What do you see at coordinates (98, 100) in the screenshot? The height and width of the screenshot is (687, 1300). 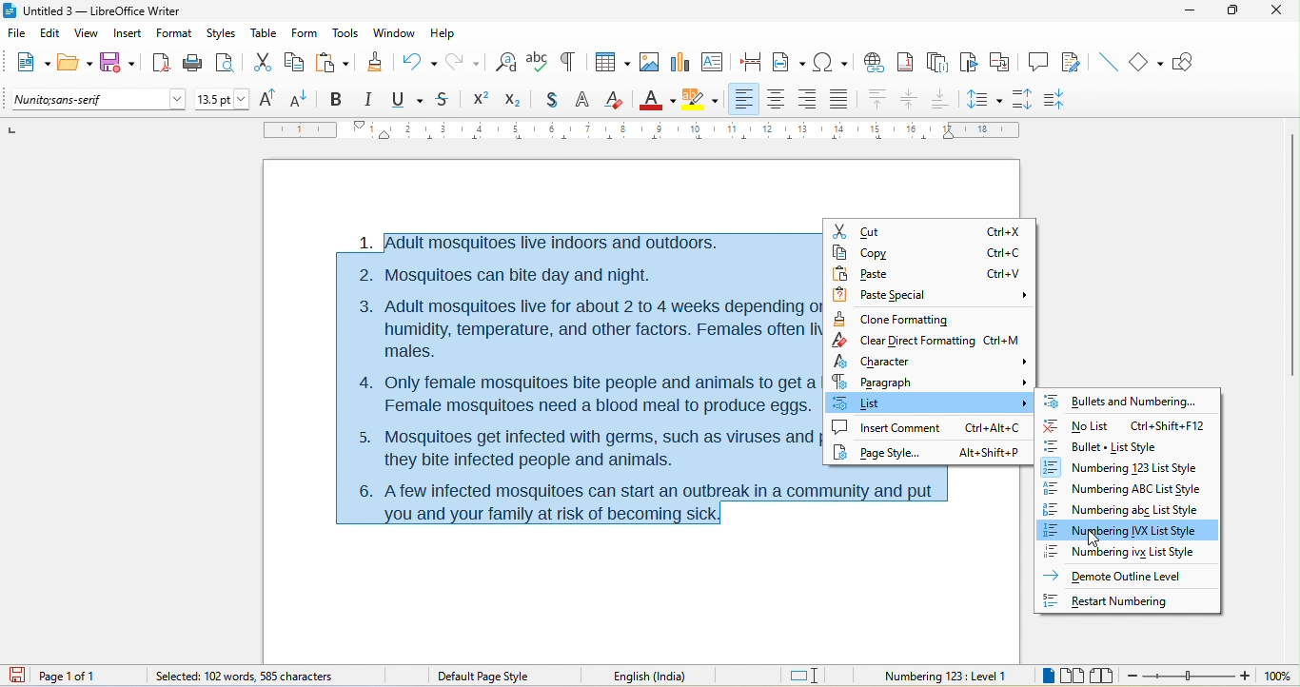 I see `font name` at bounding box center [98, 100].